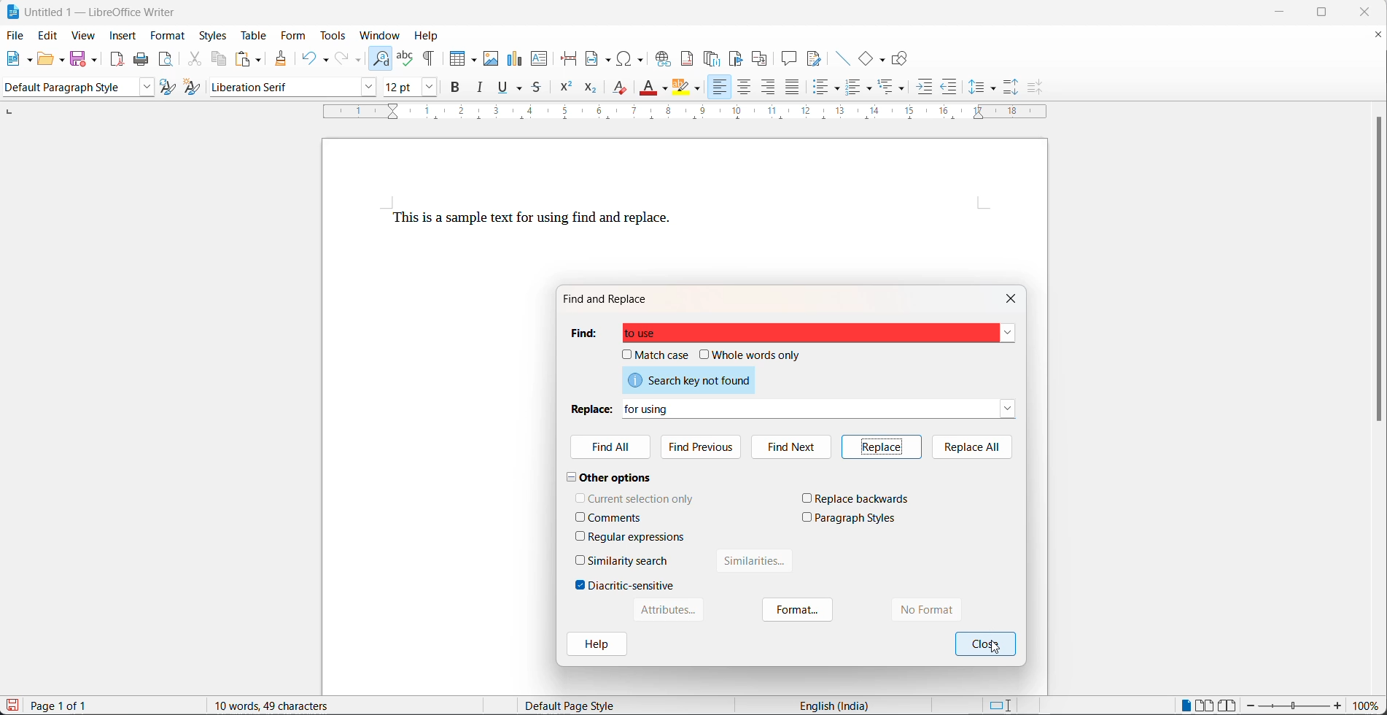  What do you see at coordinates (629, 560) in the screenshot?
I see `similarity search` at bounding box center [629, 560].